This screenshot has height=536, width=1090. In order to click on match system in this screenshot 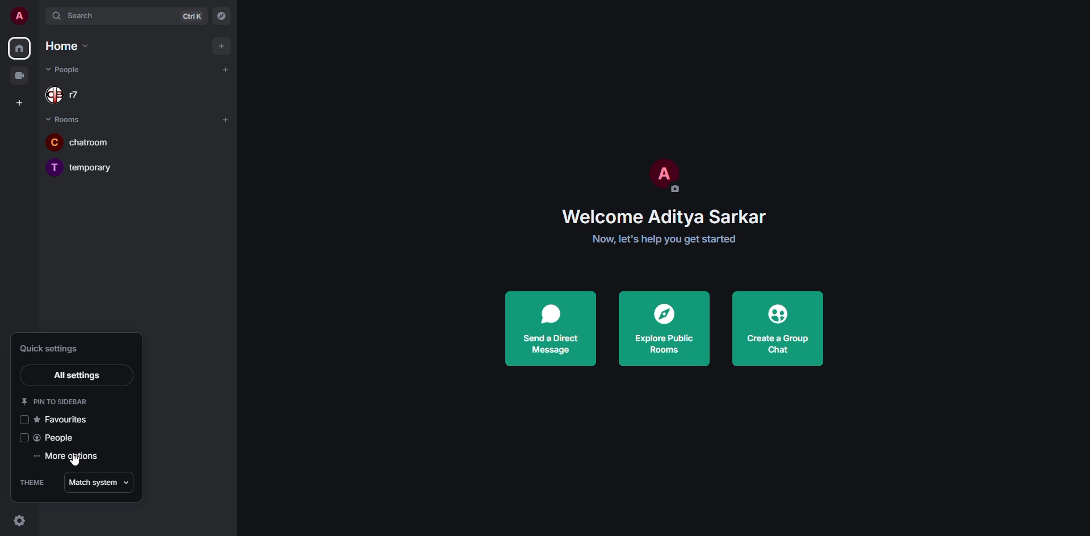, I will do `click(99, 481)`.